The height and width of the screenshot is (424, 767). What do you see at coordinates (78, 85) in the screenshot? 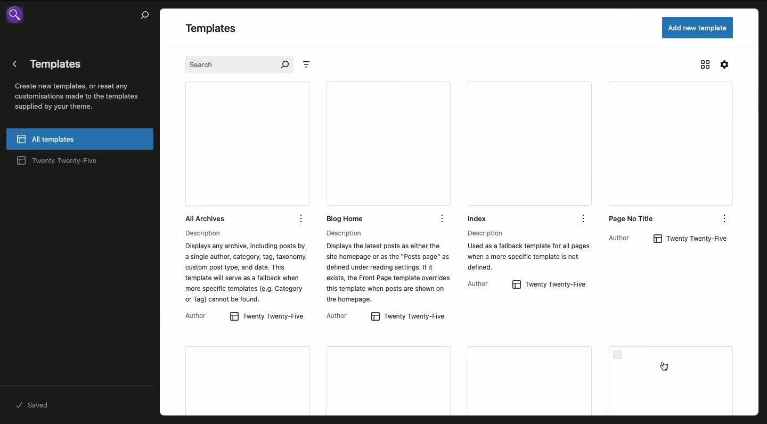
I see `< Templates

Create new templates, or reset any
‘customisations made to the templates
supplied by your theme.` at bounding box center [78, 85].